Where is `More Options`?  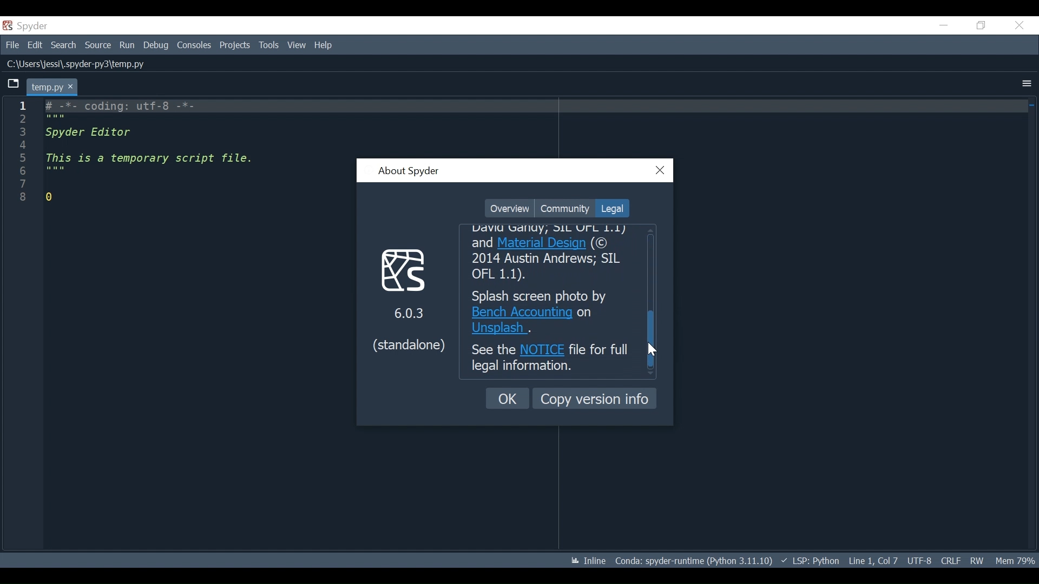 More Options is located at coordinates (1027, 84).